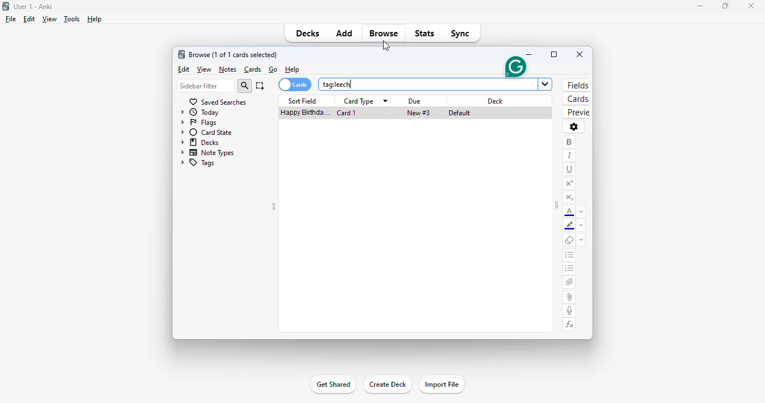  Describe the element at coordinates (200, 142) in the screenshot. I see `decks` at that location.